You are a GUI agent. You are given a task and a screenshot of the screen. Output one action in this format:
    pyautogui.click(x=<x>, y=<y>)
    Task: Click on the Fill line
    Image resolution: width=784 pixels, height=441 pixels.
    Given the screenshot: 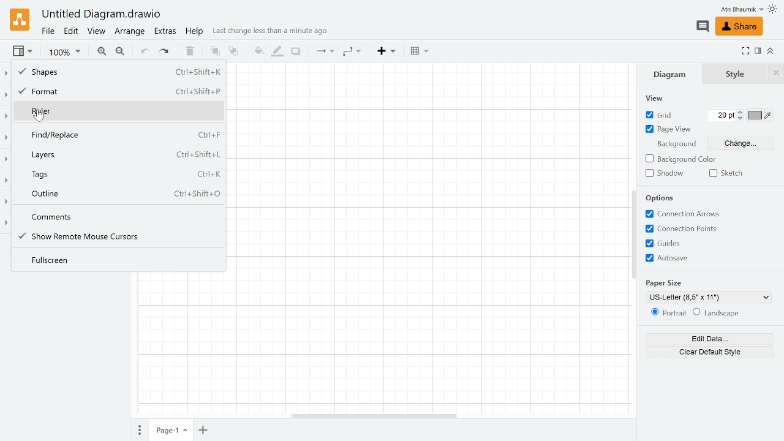 What is the action you would take?
    pyautogui.click(x=276, y=51)
    